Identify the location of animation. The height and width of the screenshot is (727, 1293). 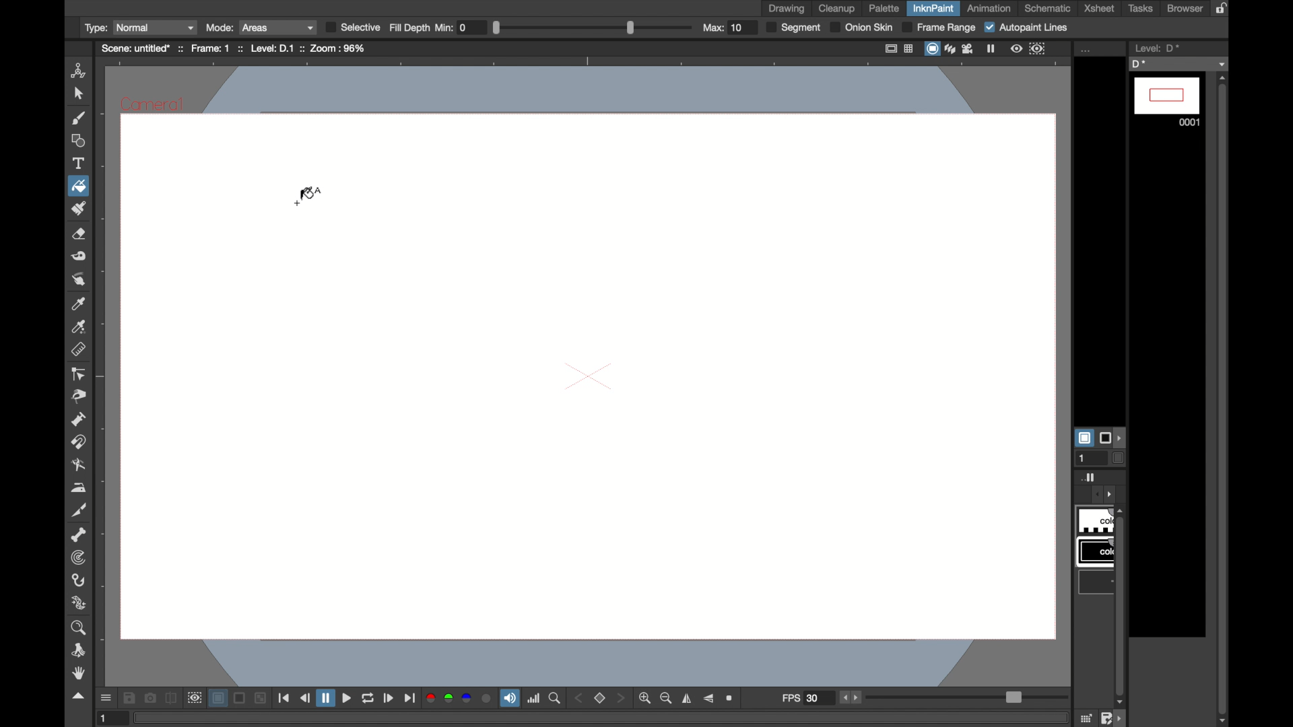
(987, 8).